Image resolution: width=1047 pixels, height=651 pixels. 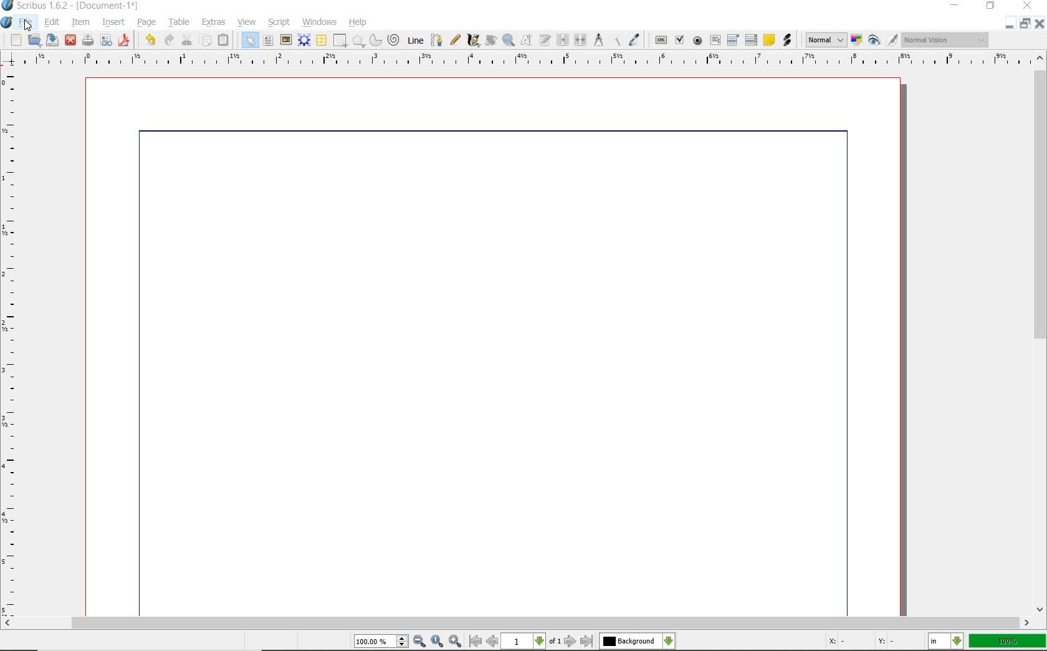 What do you see at coordinates (251, 40) in the screenshot?
I see `select` at bounding box center [251, 40].